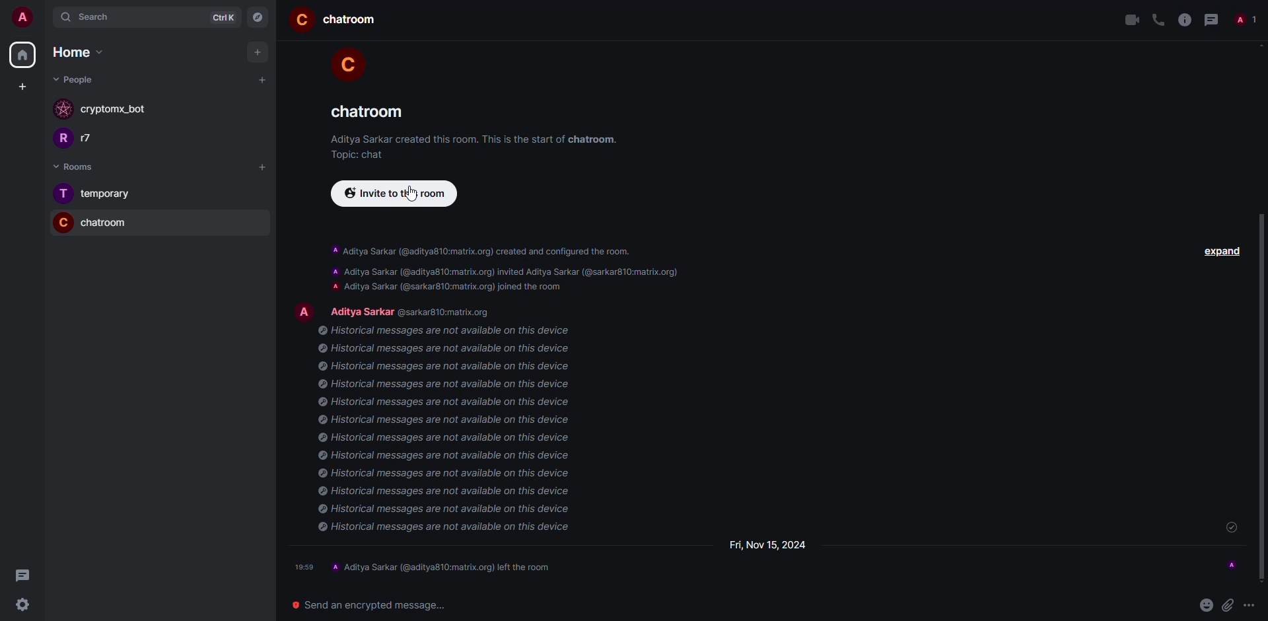 The image size is (1268, 621). What do you see at coordinates (109, 194) in the screenshot?
I see `room` at bounding box center [109, 194].